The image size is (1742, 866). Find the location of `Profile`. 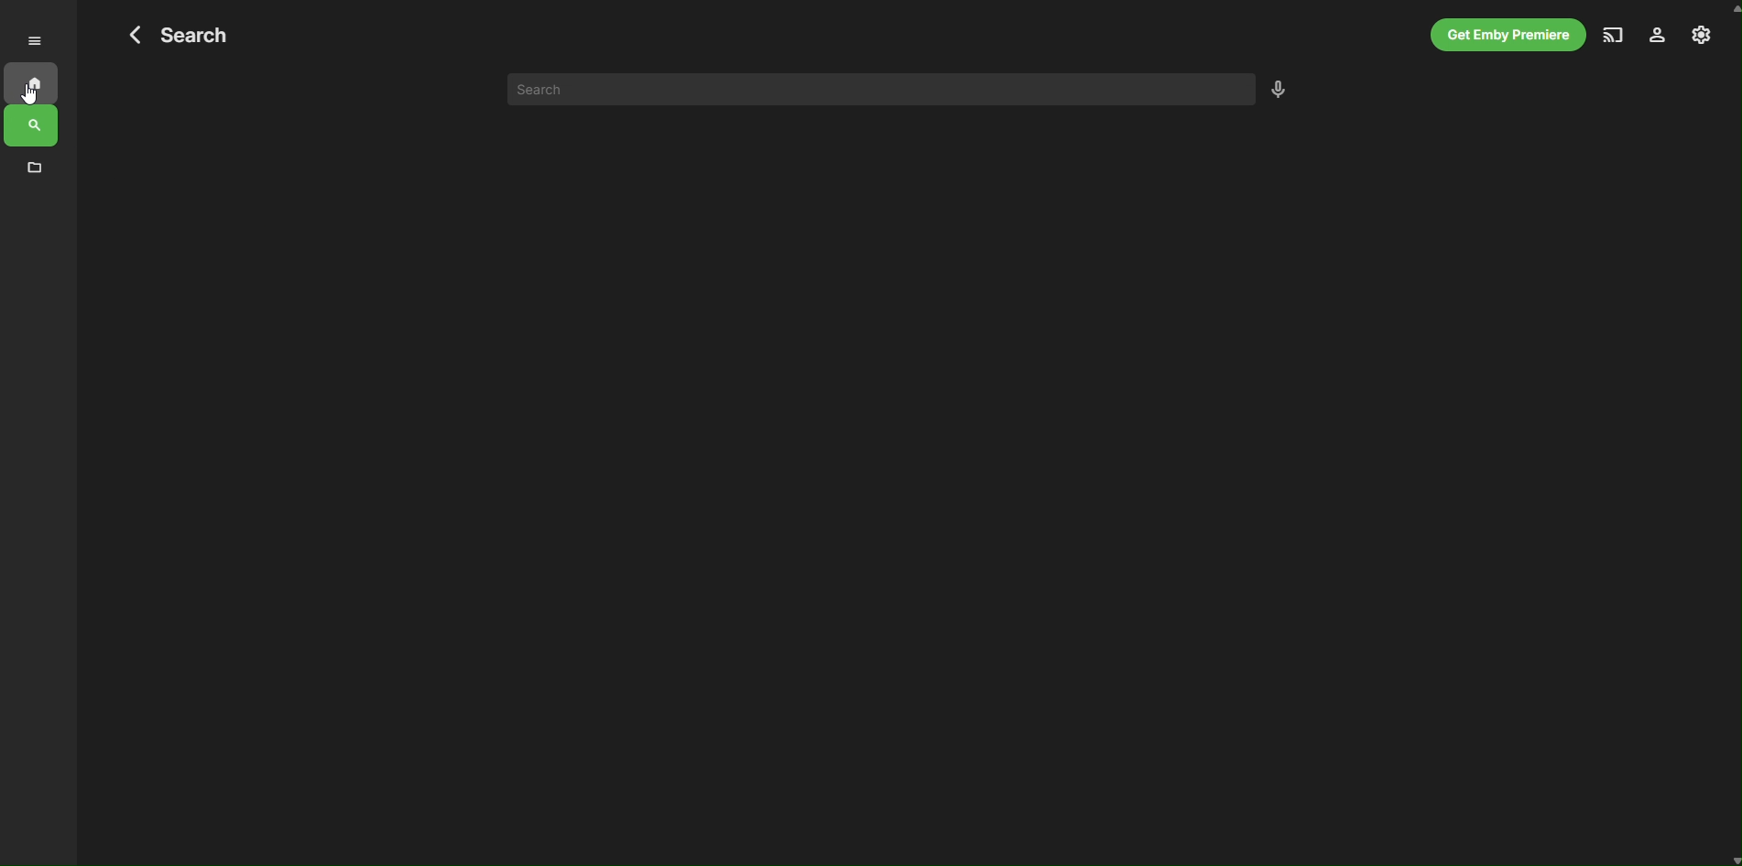

Profile is located at coordinates (1658, 39).